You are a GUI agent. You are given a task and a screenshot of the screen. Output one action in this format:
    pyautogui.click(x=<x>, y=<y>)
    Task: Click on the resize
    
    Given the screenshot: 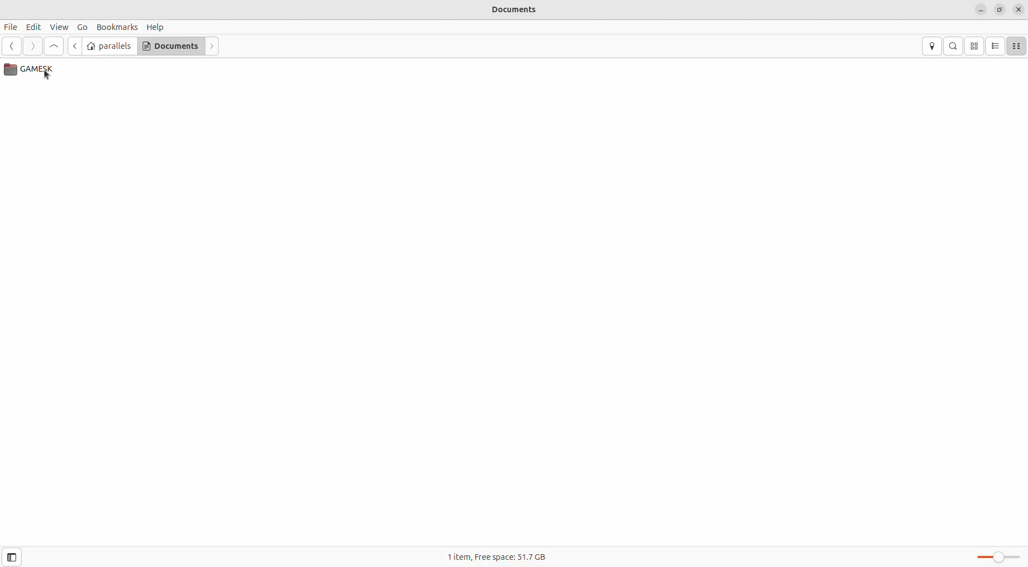 What is the action you would take?
    pyautogui.click(x=1001, y=10)
    